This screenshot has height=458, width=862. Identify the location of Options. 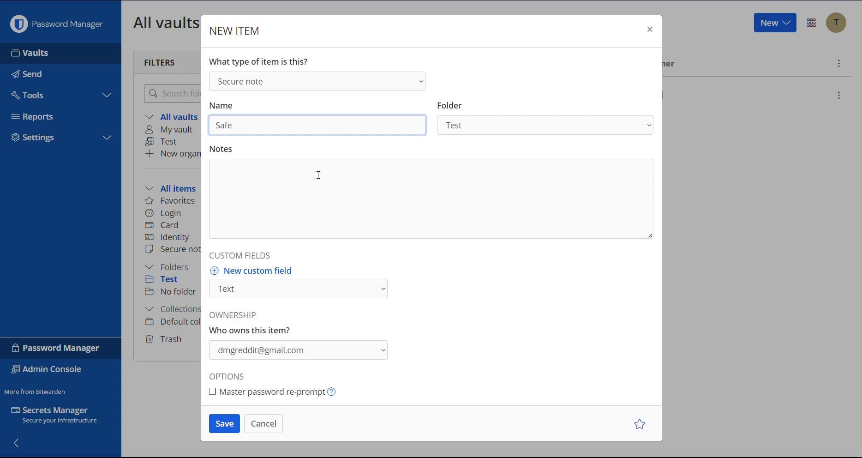
(230, 377).